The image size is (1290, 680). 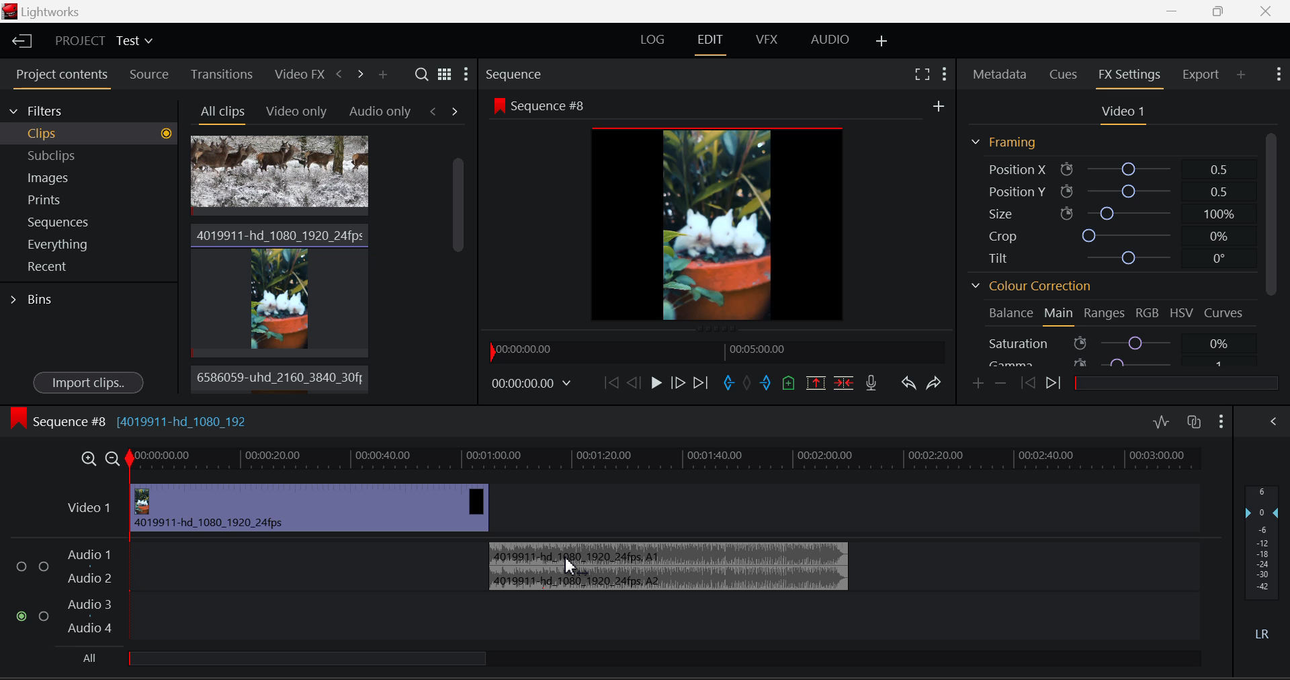 What do you see at coordinates (908, 383) in the screenshot?
I see `Undo` at bounding box center [908, 383].